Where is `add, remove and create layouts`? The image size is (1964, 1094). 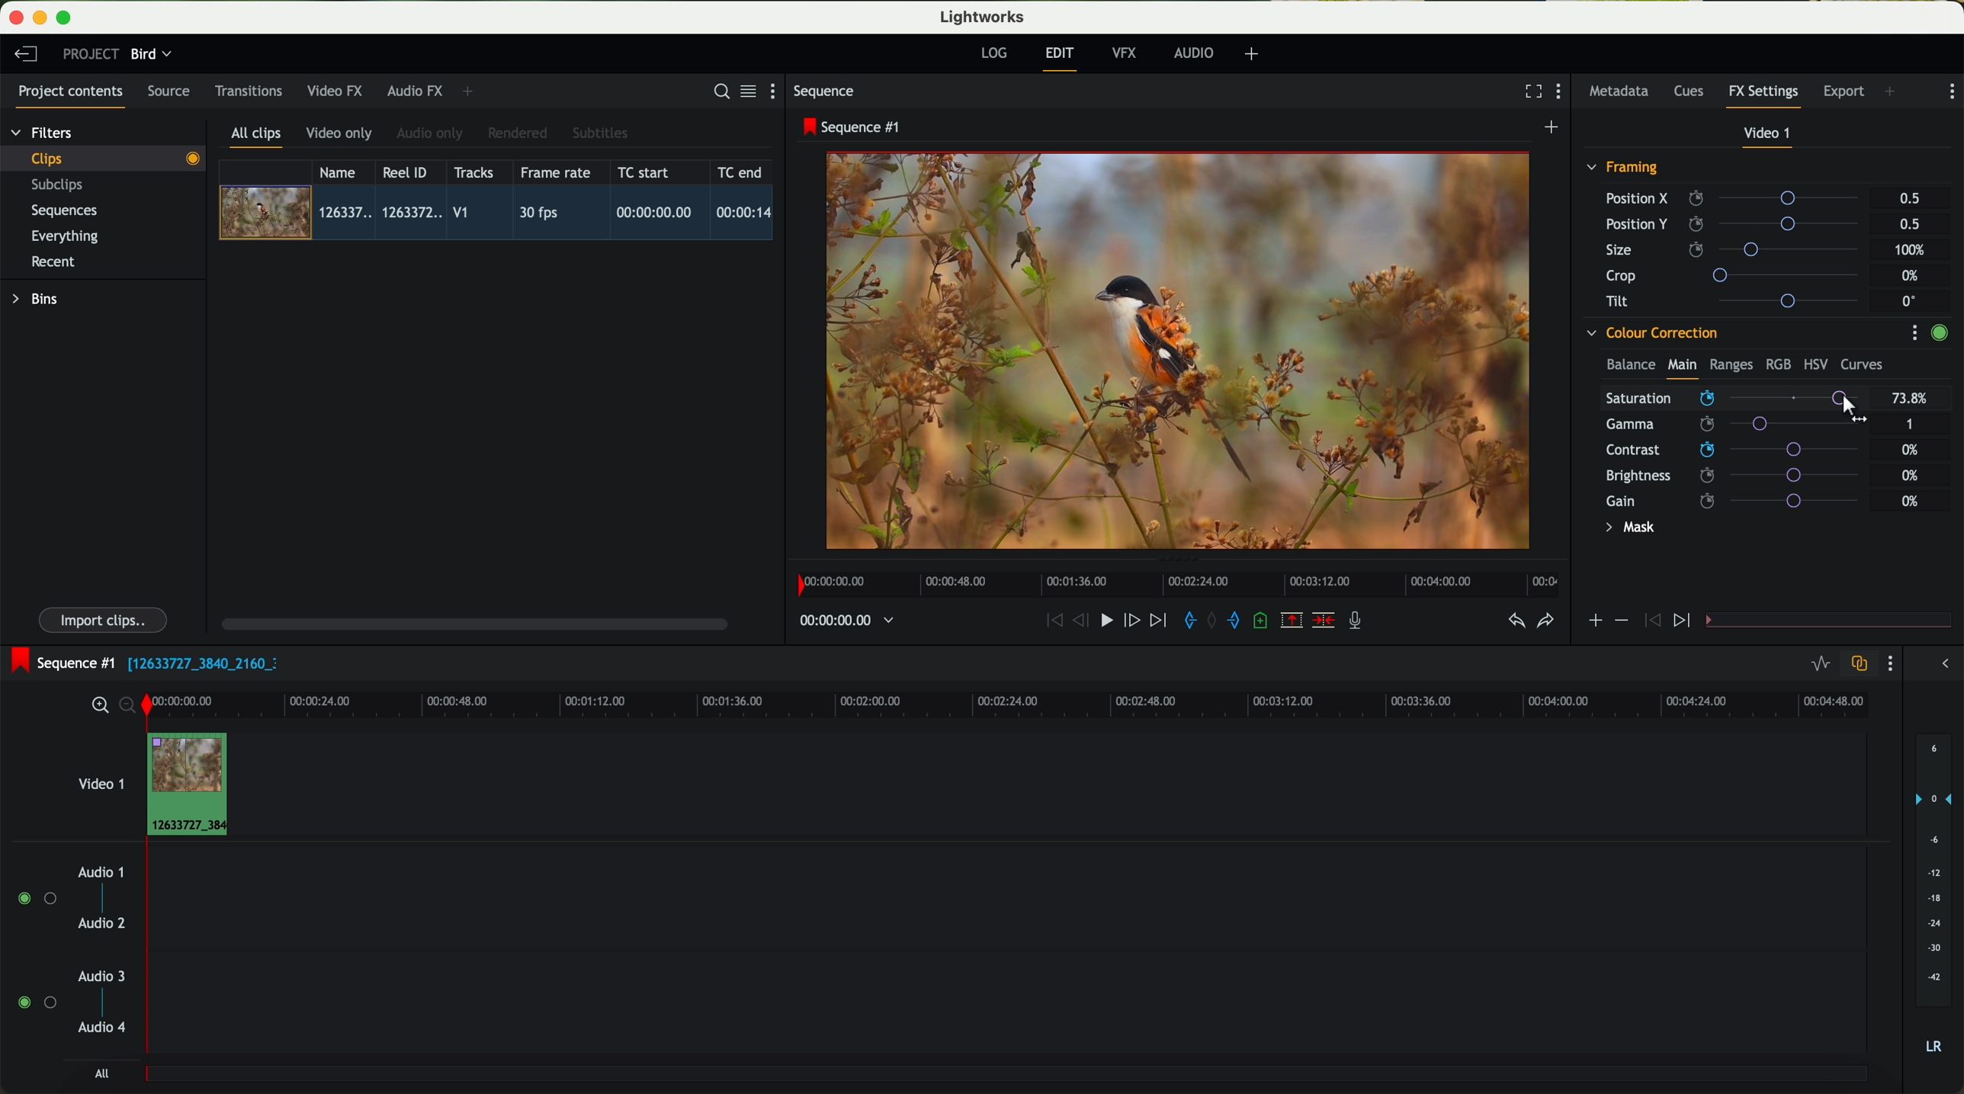
add, remove and create layouts is located at coordinates (1254, 54).